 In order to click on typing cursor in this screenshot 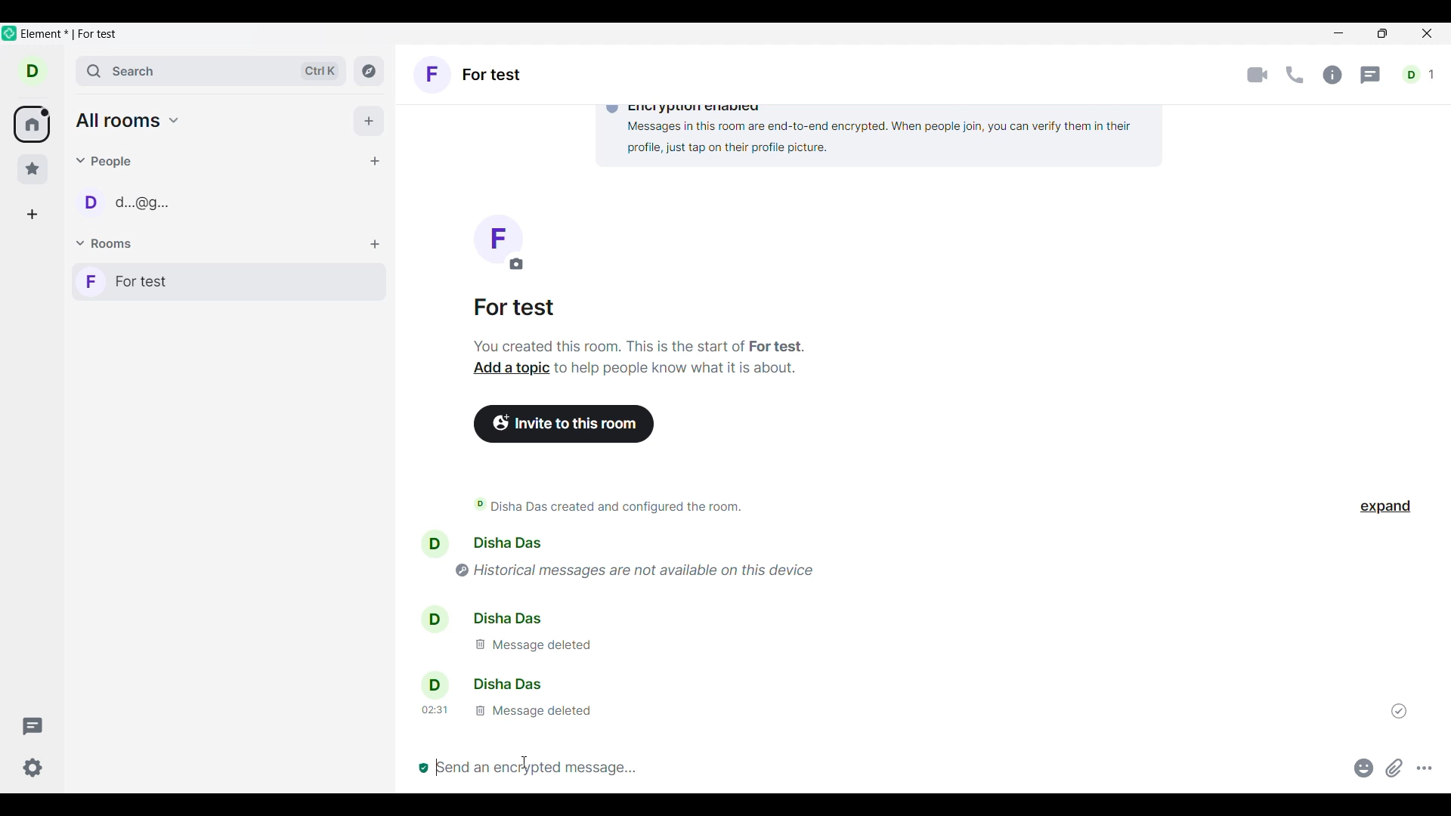, I will do `click(437, 768)`.